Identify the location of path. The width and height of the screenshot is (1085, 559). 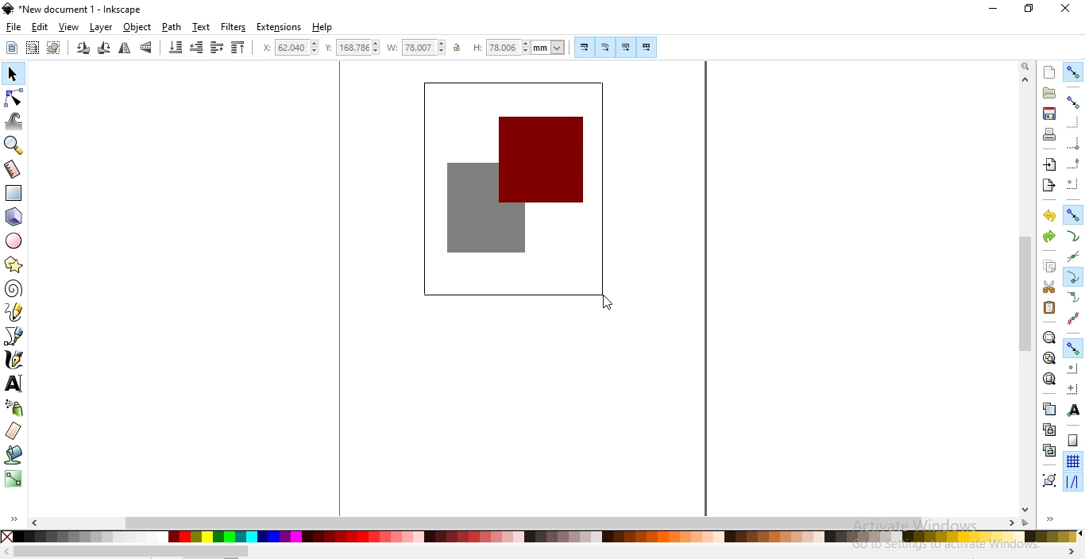
(172, 27).